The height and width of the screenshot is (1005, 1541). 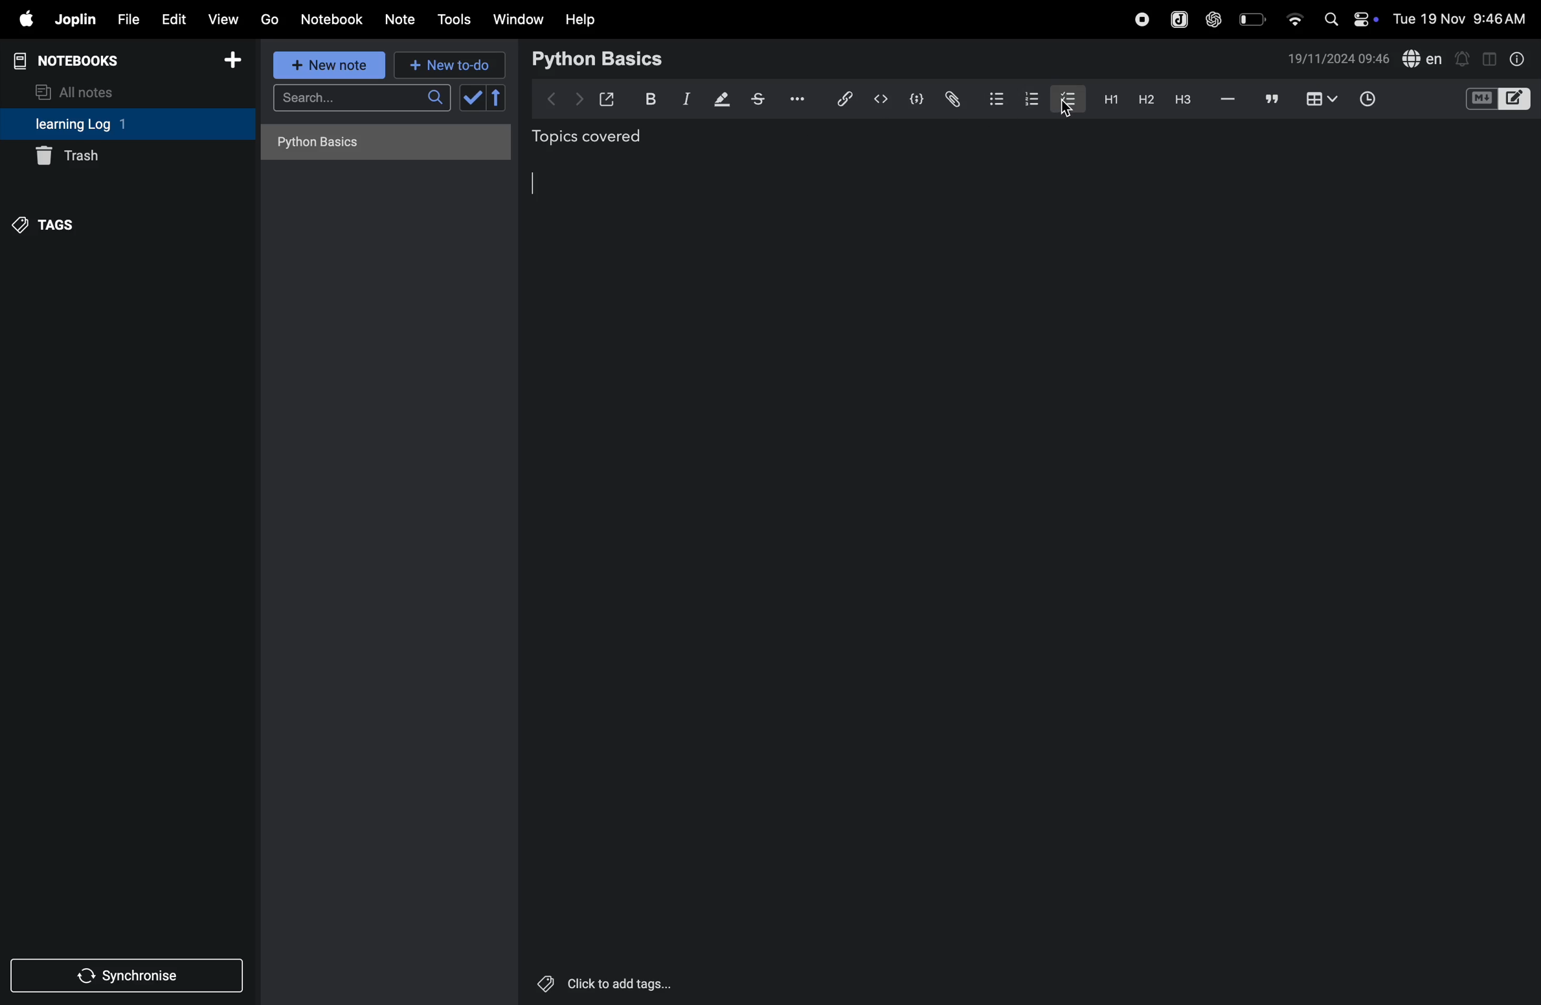 I want to click on spell check, so click(x=1423, y=60).